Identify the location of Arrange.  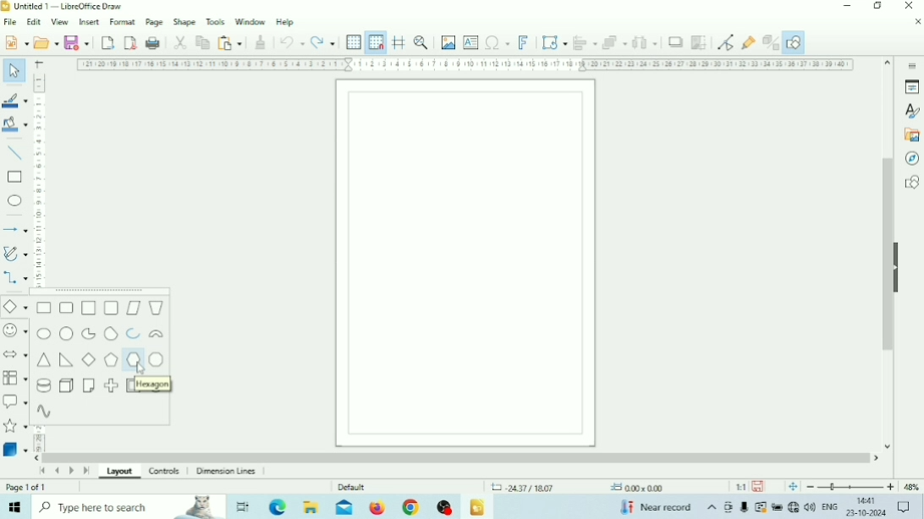
(614, 42).